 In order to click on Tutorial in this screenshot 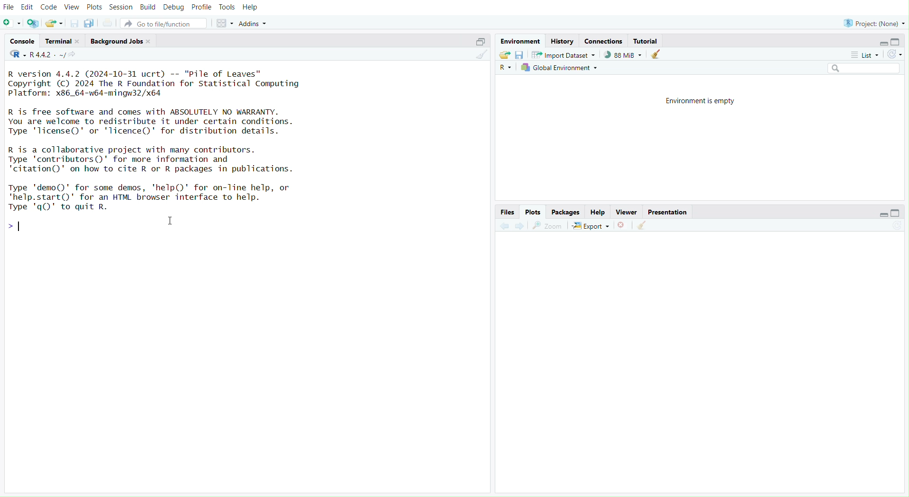, I will do `click(646, 40)`.